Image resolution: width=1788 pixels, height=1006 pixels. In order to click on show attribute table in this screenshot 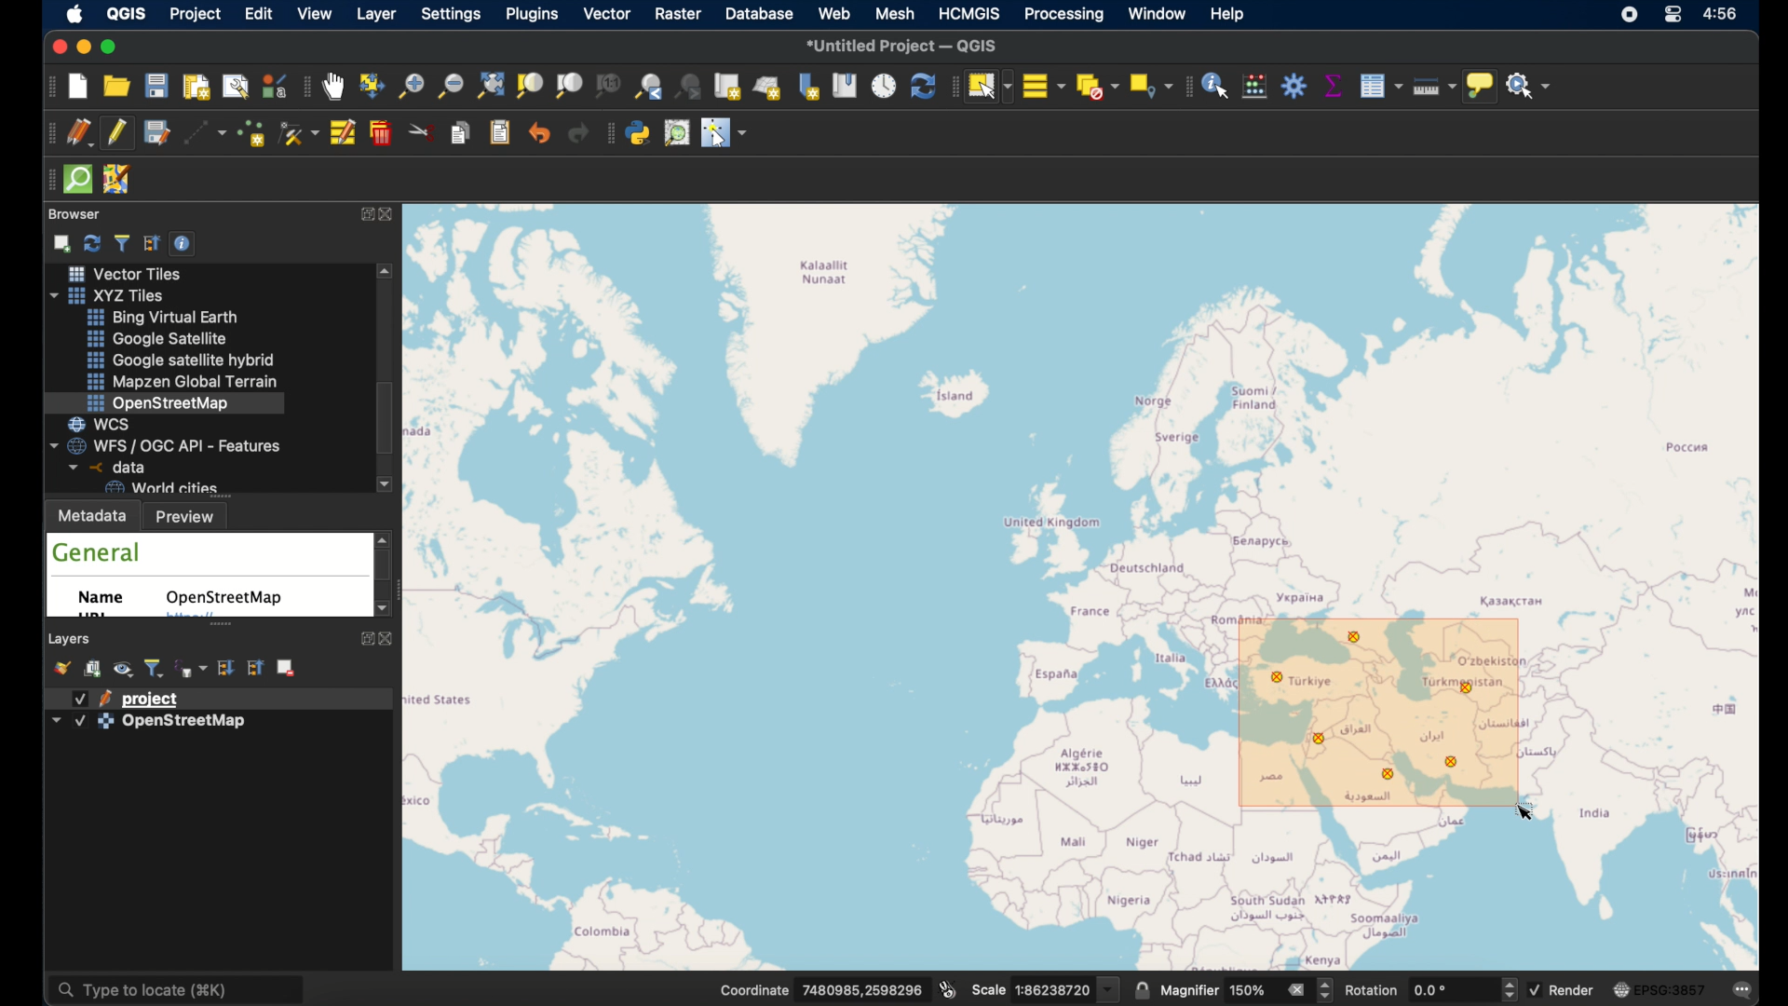, I will do `click(1381, 86)`.